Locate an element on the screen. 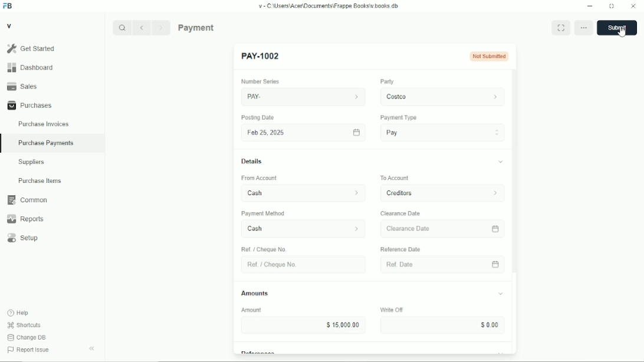  Purchase Payments is located at coordinates (52, 144).